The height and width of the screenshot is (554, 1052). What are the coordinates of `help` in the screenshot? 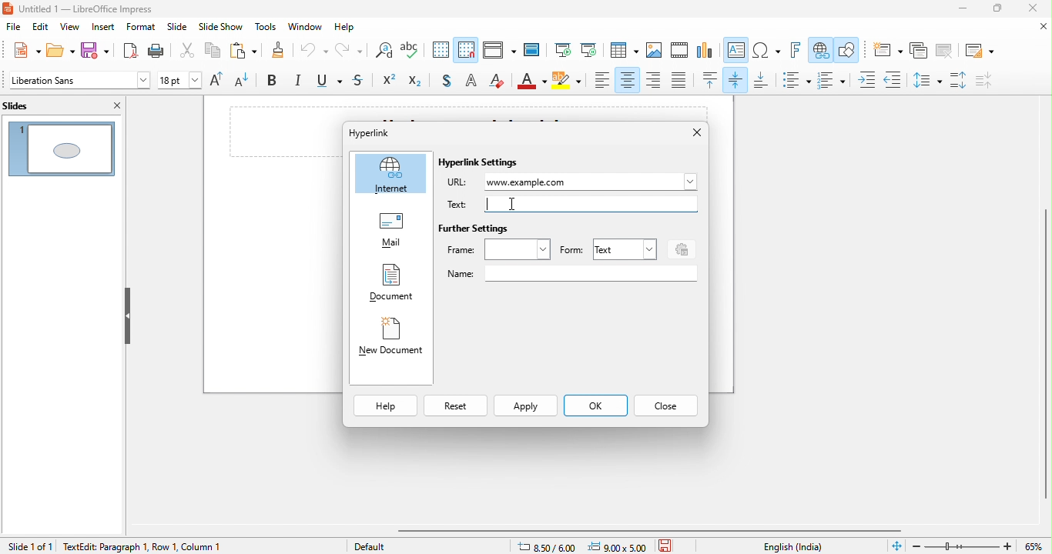 It's located at (386, 406).